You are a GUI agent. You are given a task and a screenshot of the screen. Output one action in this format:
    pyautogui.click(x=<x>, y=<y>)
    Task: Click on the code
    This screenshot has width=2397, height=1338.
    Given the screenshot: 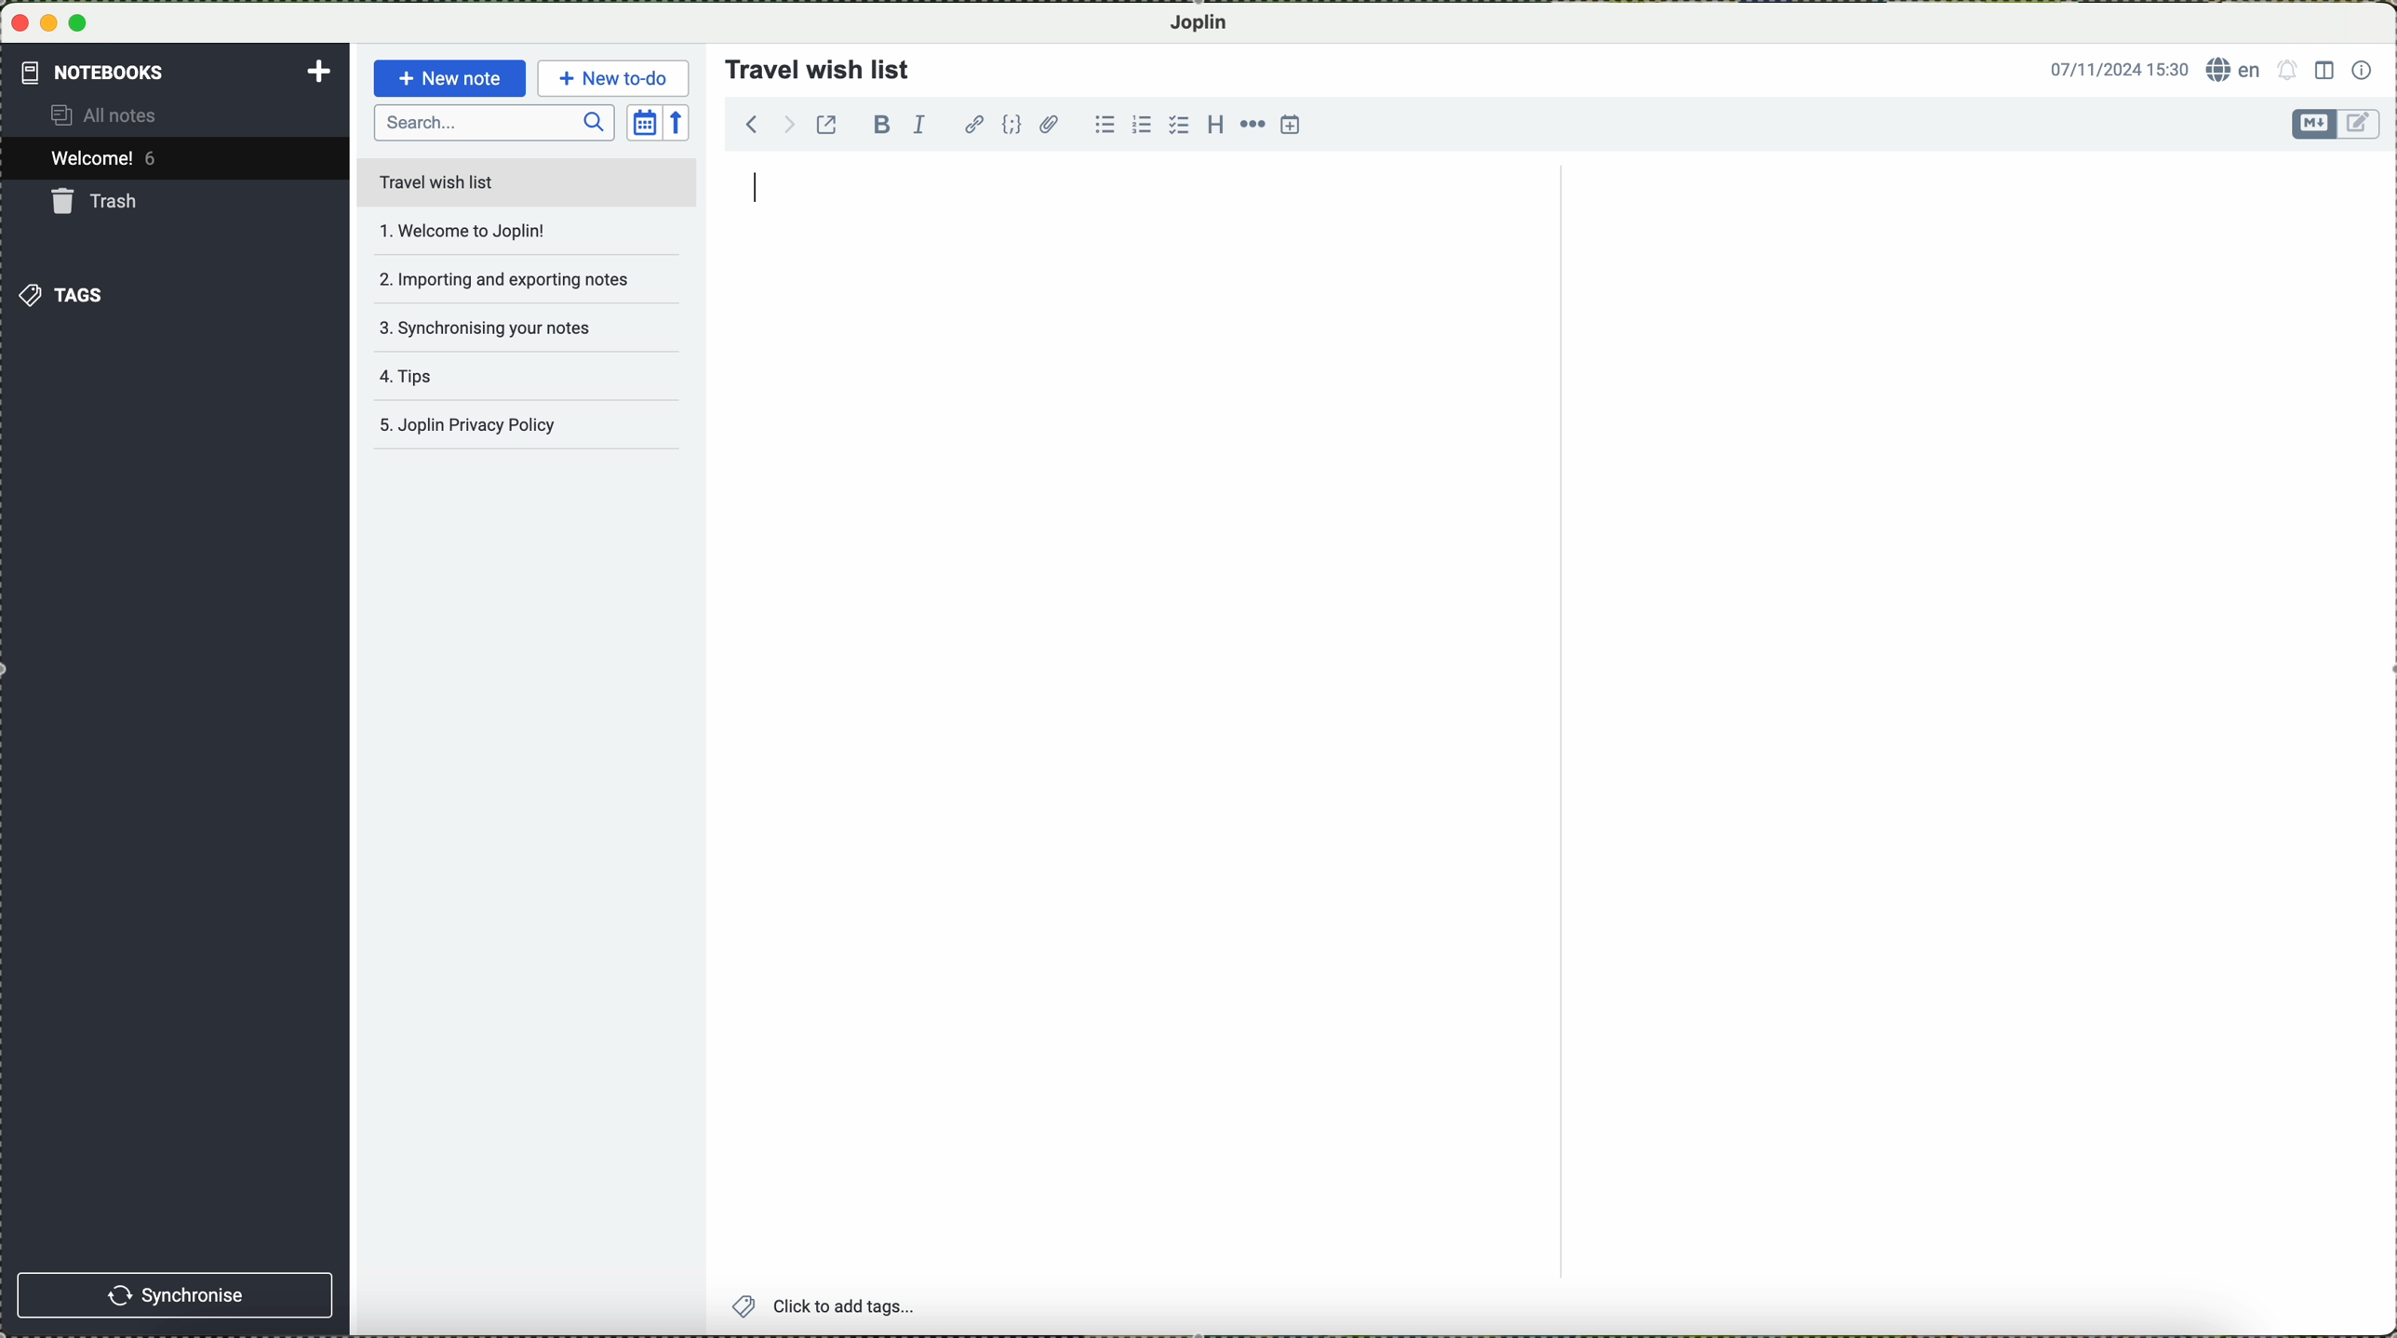 What is the action you would take?
    pyautogui.click(x=1013, y=125)
    